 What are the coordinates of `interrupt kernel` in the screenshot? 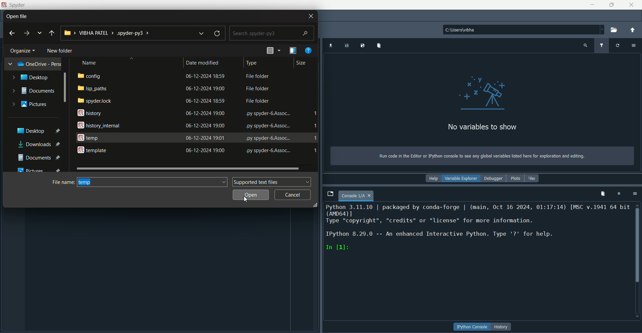 It's located at (620, 194).